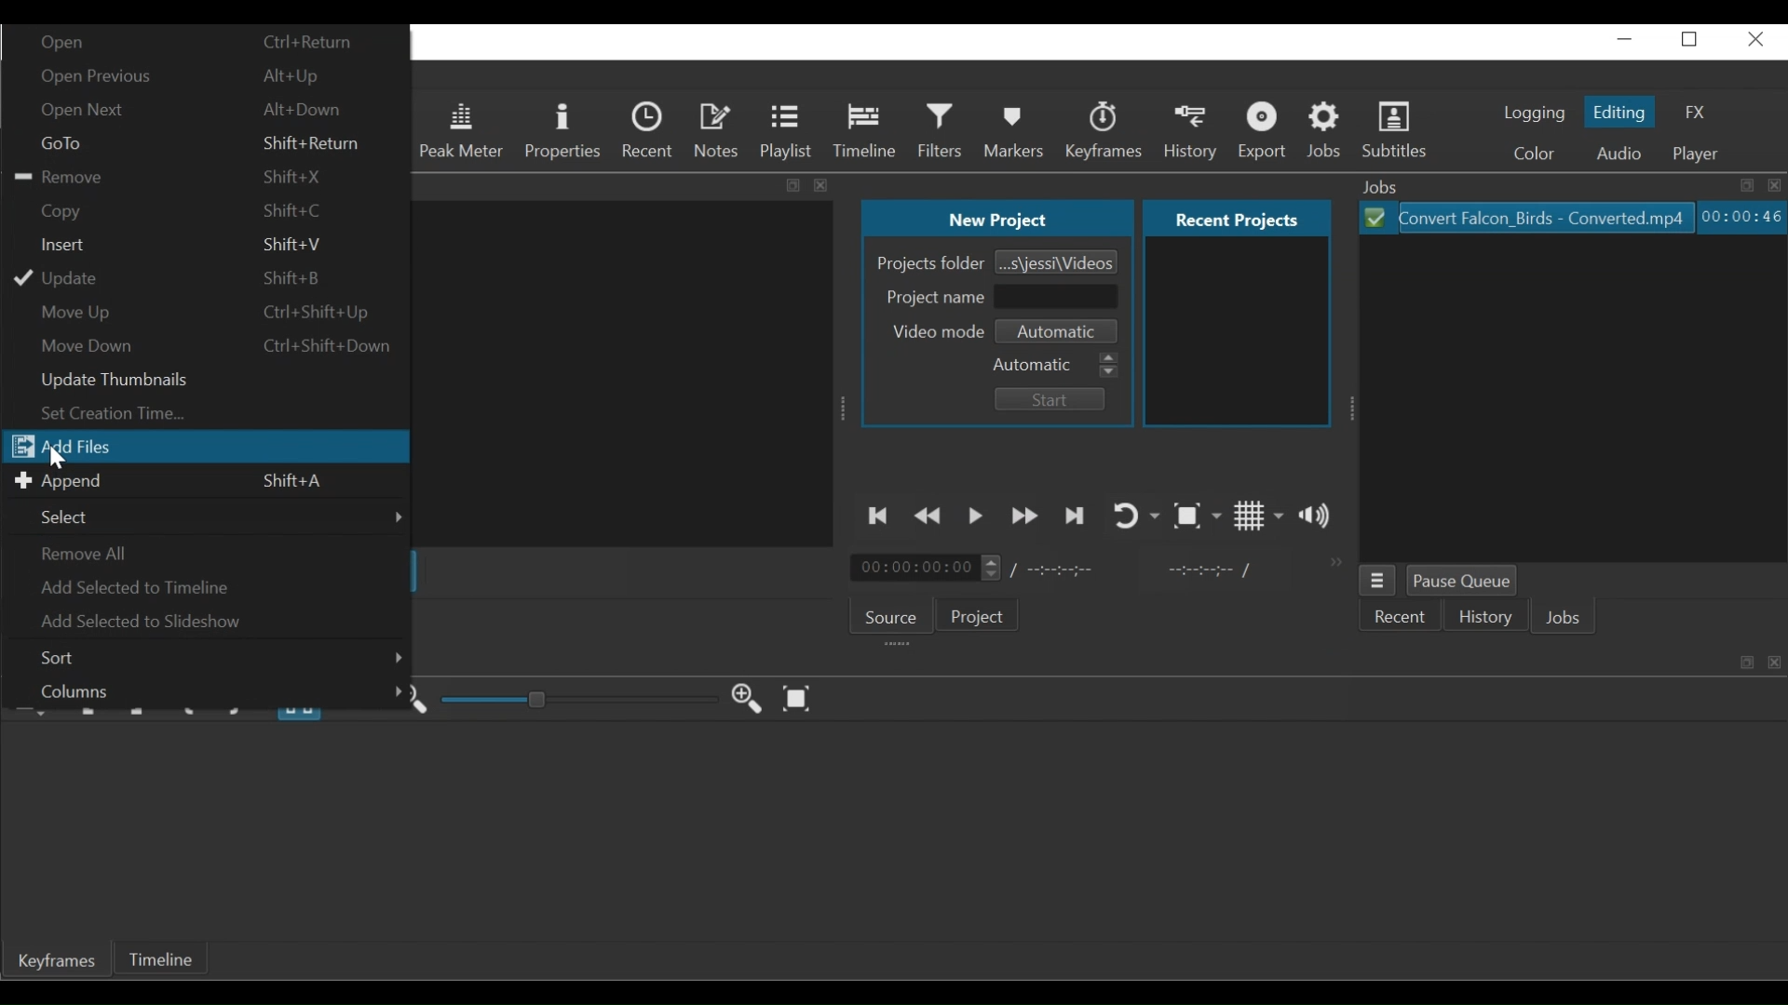  Describe the element at coordinates (1107, 131) in the screenshot. I see `Keyframes` at that location.